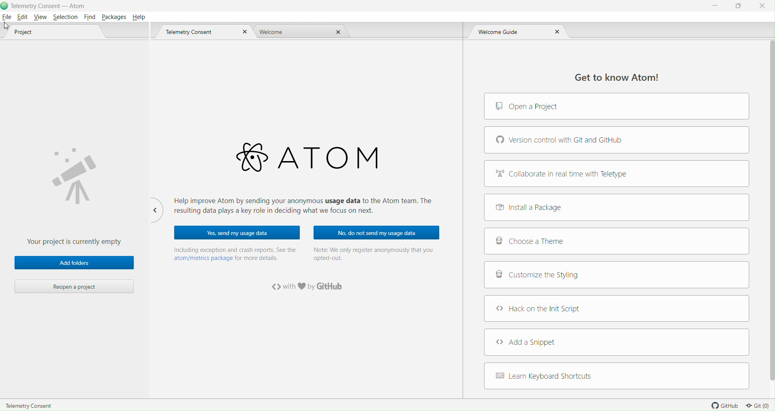 This screenshot has width=775, height=411. What do you see at coordinates (310, 288) in the screenshot?
I see `<> with love by GitHub` at bounding box center [310, 288].